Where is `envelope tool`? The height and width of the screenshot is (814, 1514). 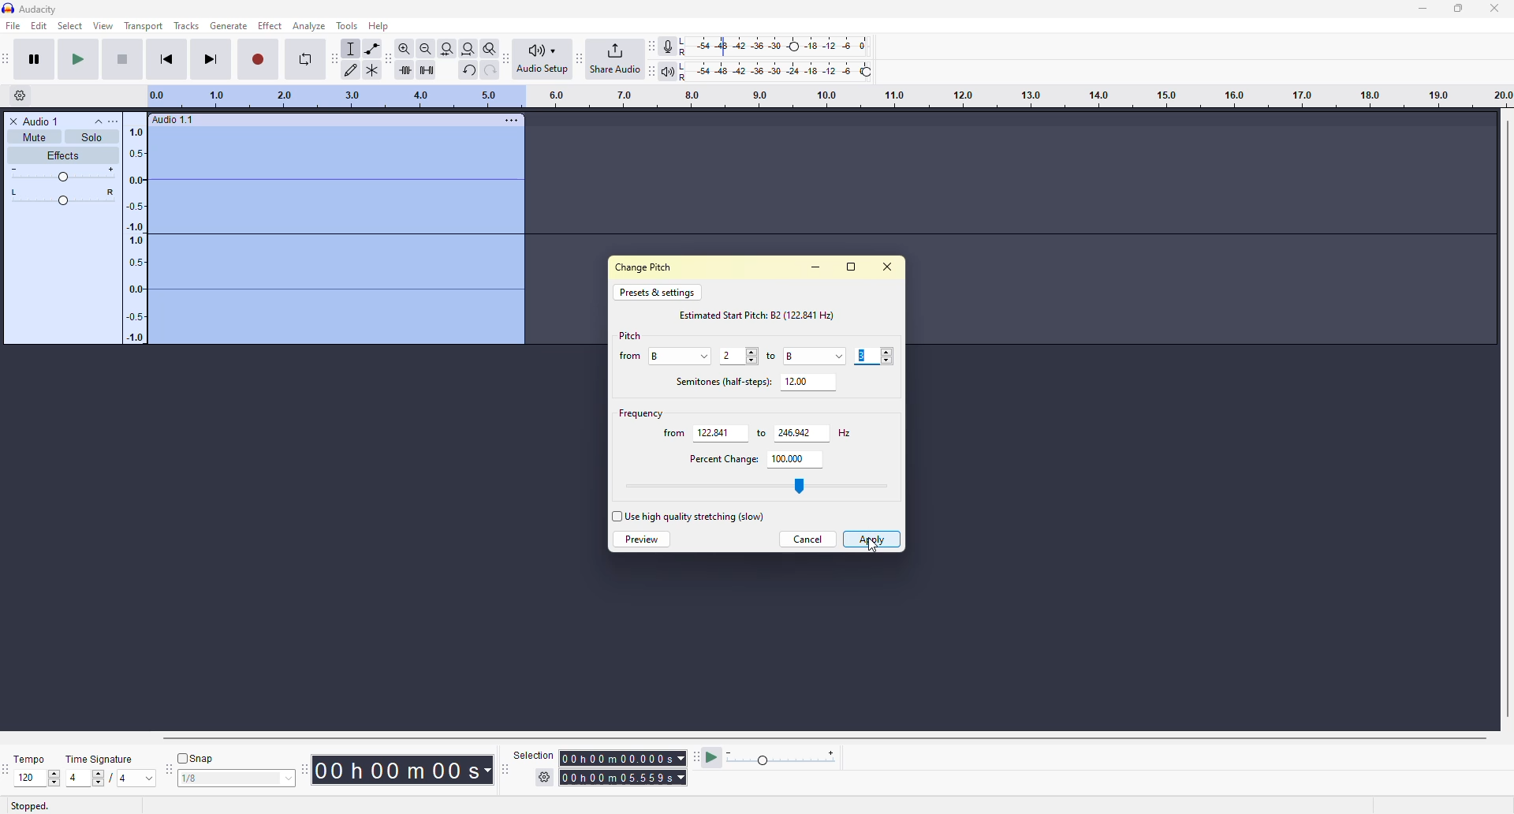 envelope tool is located at coordinates (372, 49).